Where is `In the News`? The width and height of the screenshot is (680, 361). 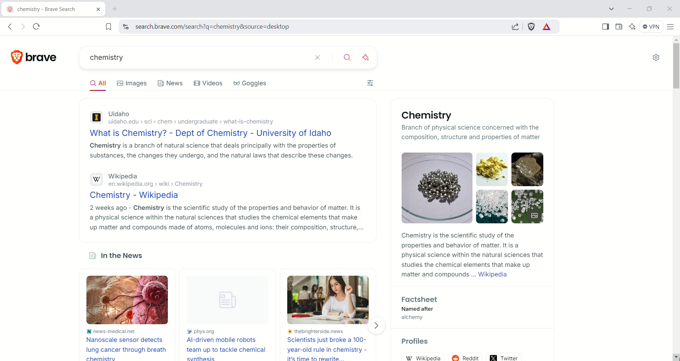 In the News is located at coordinates (115, 257).